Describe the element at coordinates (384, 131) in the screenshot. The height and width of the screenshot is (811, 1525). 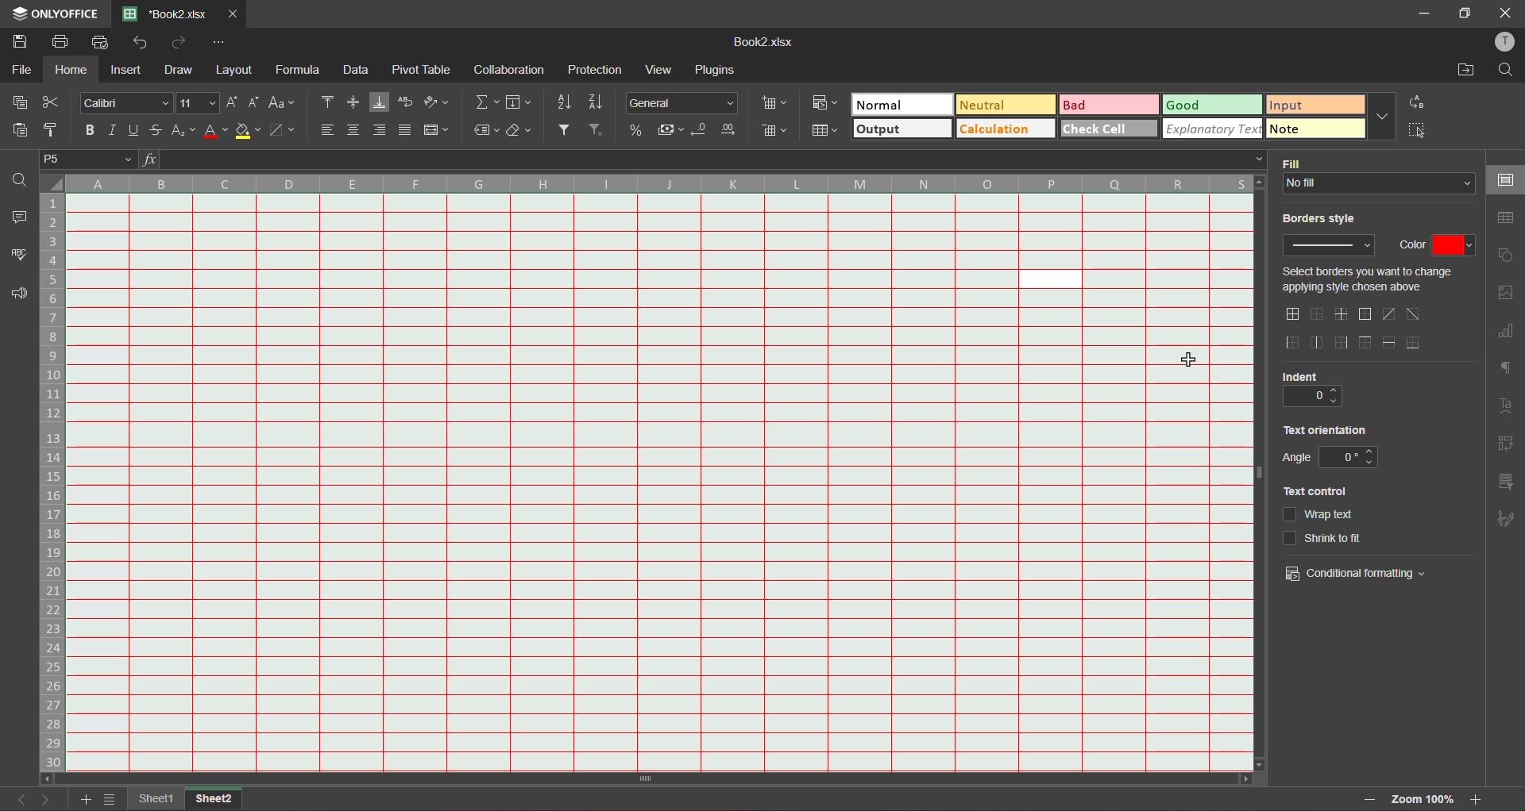
I see `align right` at that location.